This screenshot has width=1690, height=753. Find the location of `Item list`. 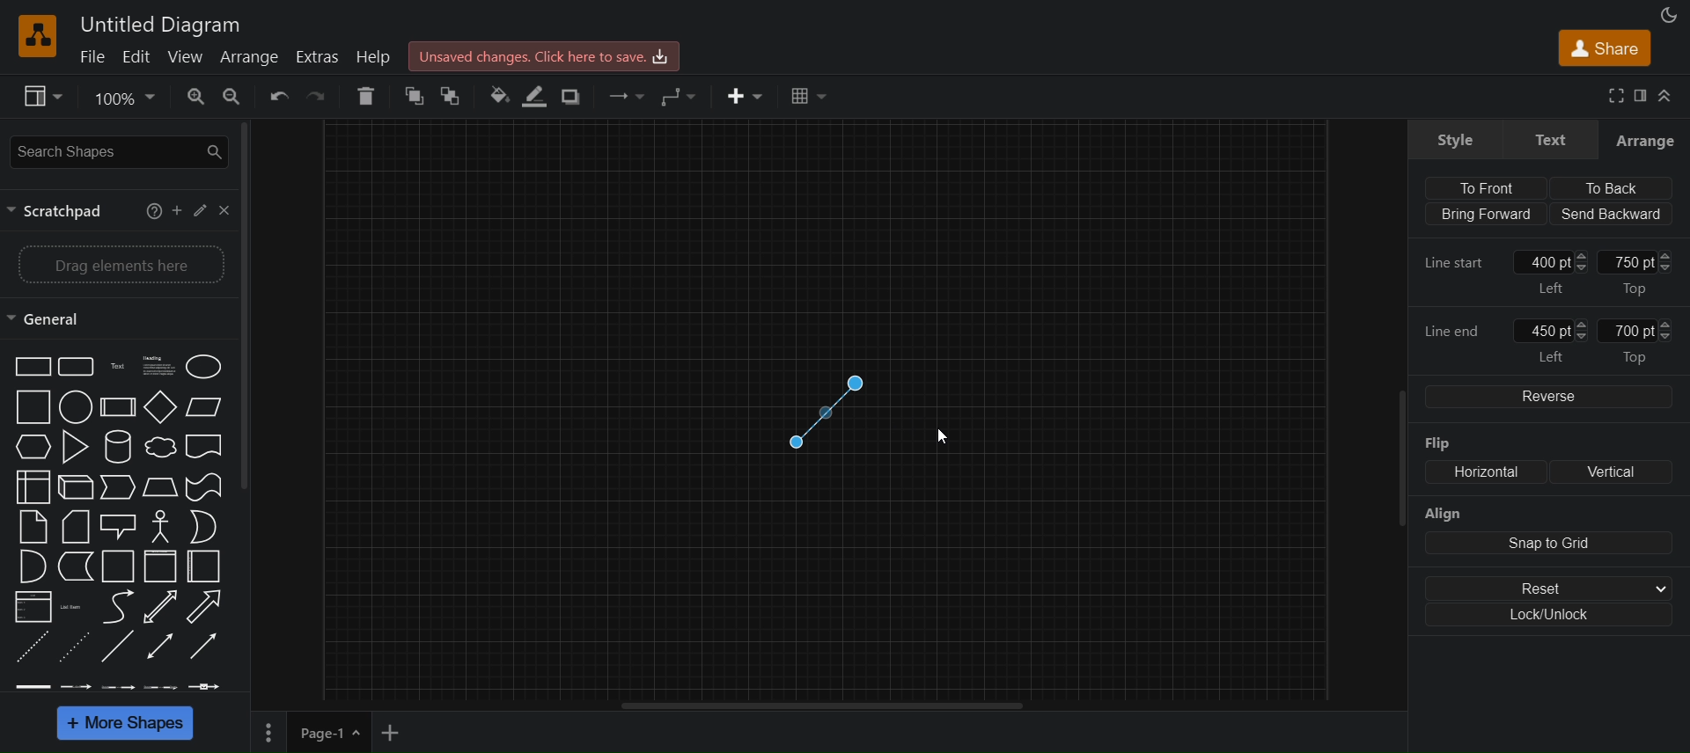

Item list is located at coordinates (73, 607).